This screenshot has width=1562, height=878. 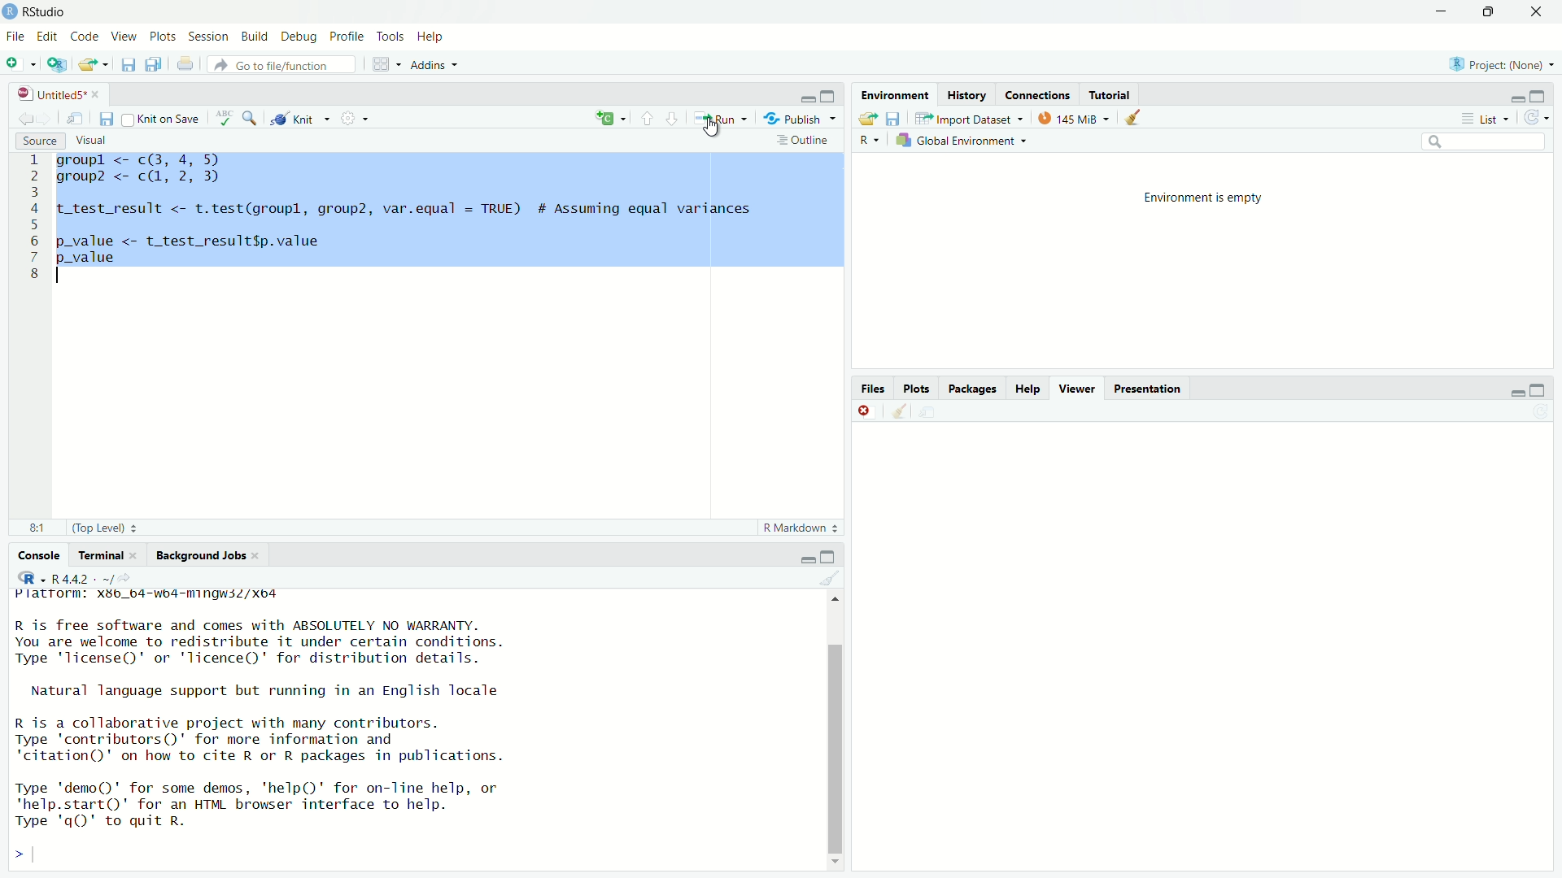 I want to click on DOWN, so click(x=1487, y=11).